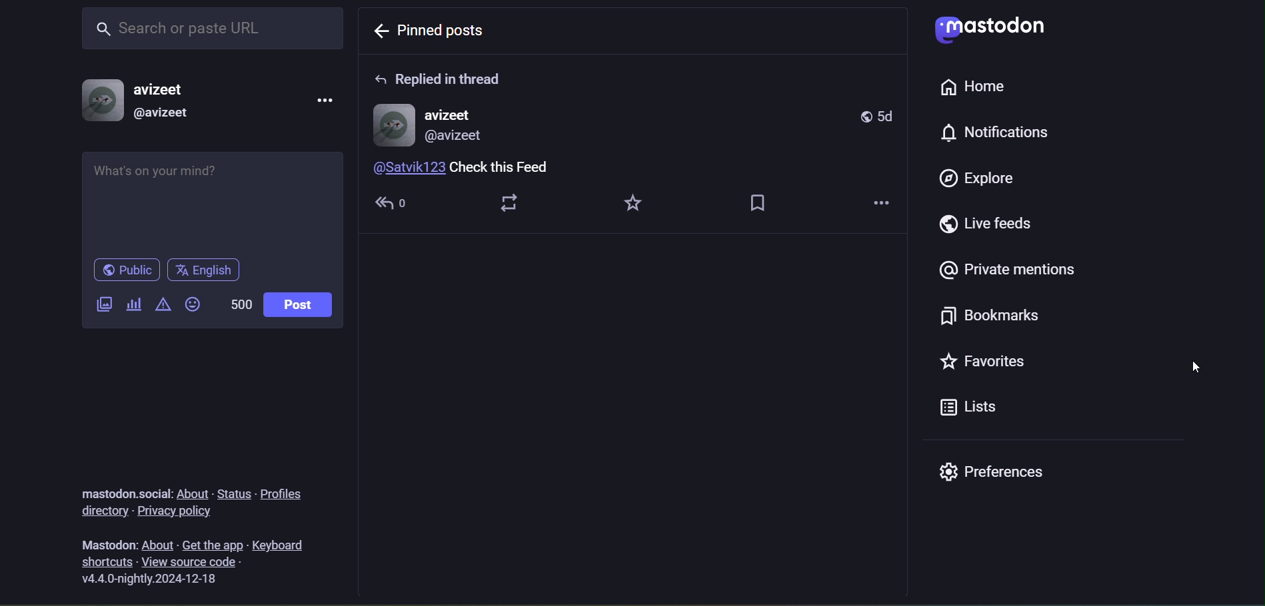  Describe the element at coordinates (966, 87) in the screenshot. I see `Home` at that location.